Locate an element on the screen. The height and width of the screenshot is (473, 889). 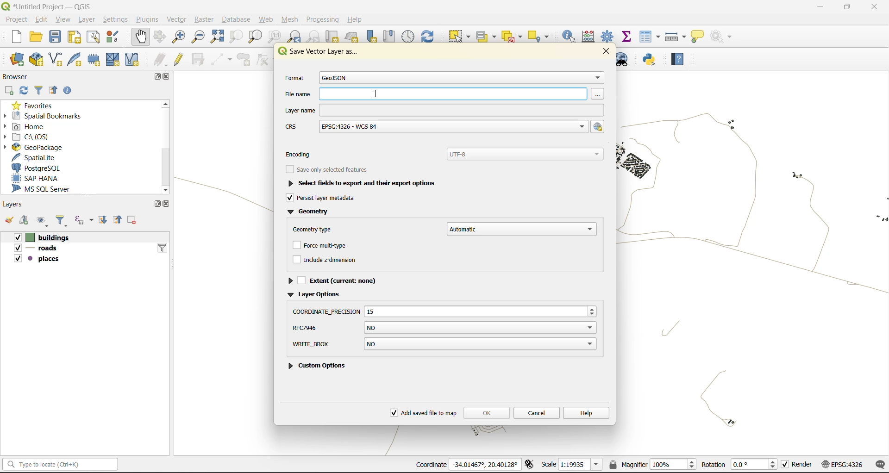
render is located at coordinates (798, 465).